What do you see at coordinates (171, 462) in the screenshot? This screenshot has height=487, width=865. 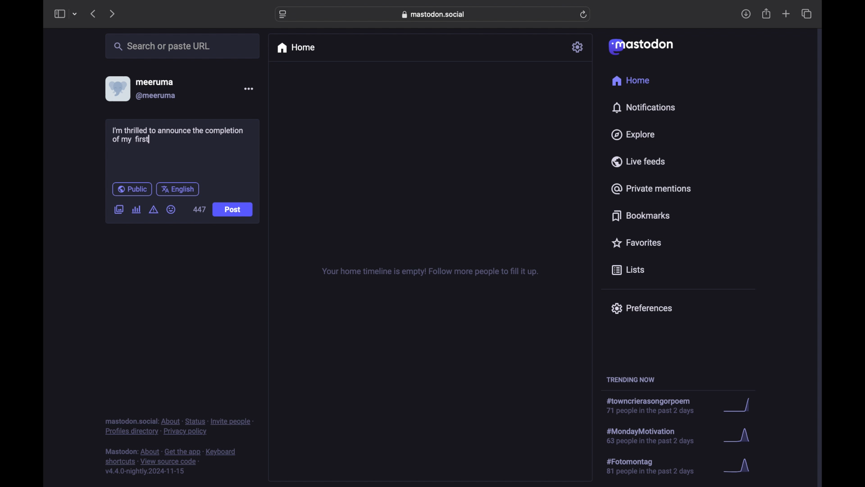 I see `footnote` at bounding box center [171, 462].